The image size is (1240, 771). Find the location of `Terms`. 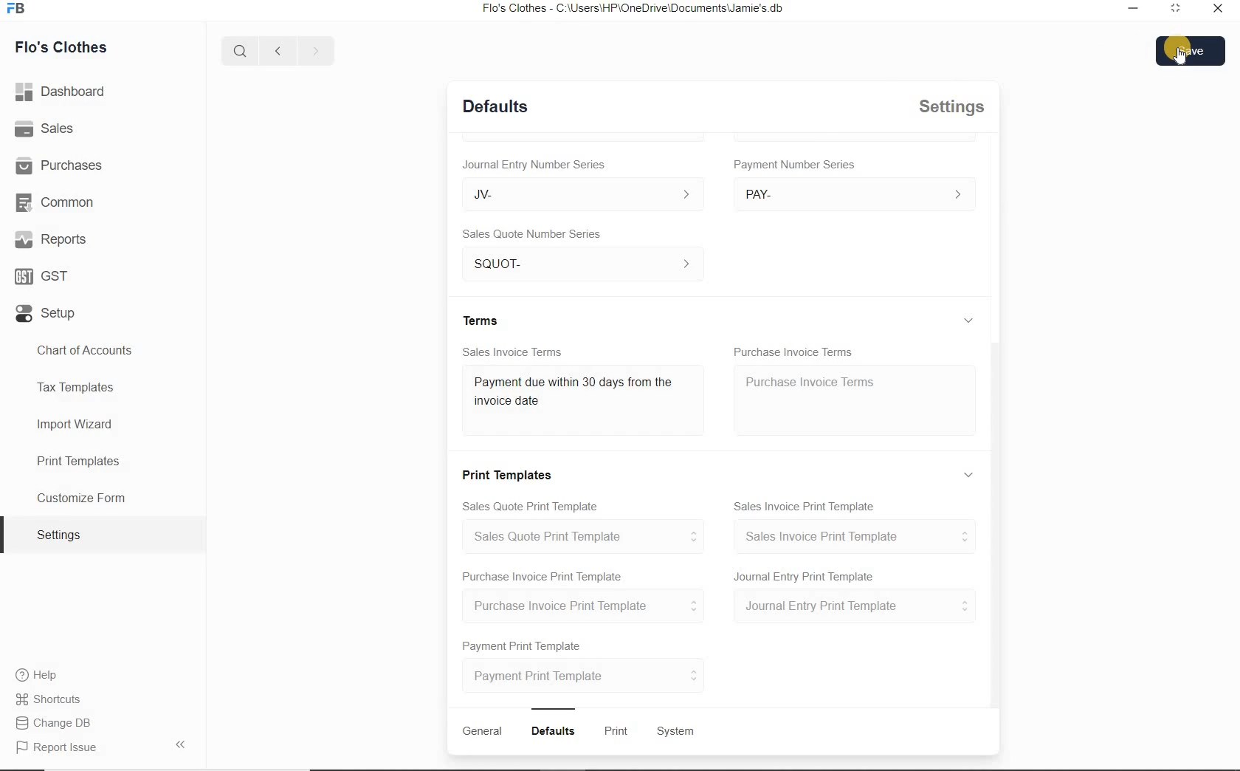

Terms is located at coordinates (480, 319).